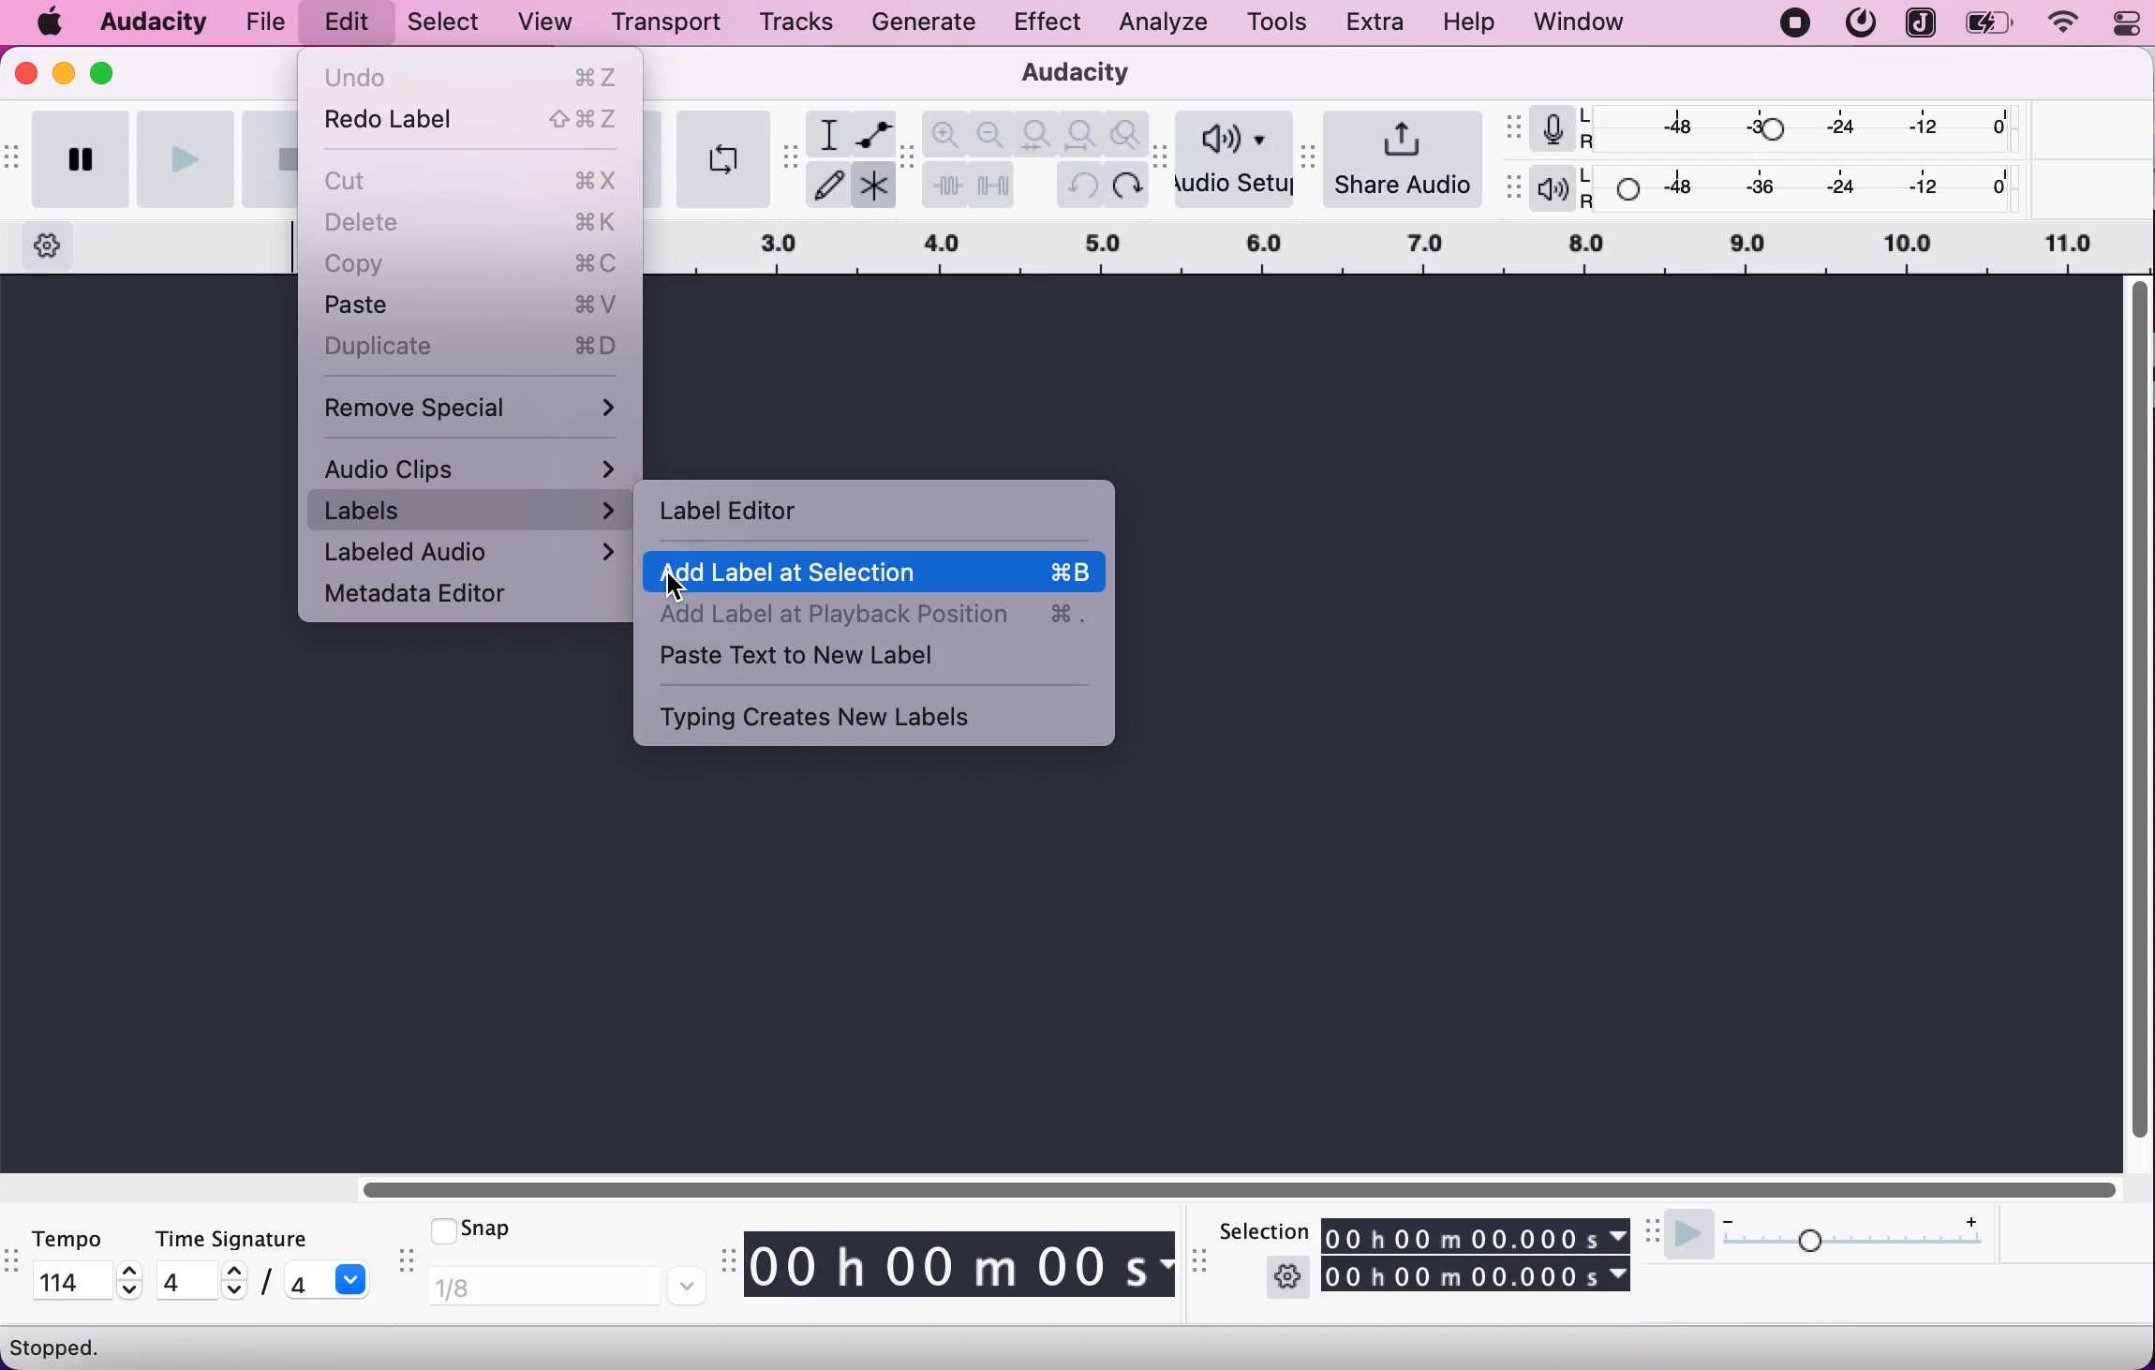 The width and height of the screenshot is (2155, 1370). Describe the element at coordinates (791, 157) in the screenshot. I see `audacity tools toolbar` at that location.